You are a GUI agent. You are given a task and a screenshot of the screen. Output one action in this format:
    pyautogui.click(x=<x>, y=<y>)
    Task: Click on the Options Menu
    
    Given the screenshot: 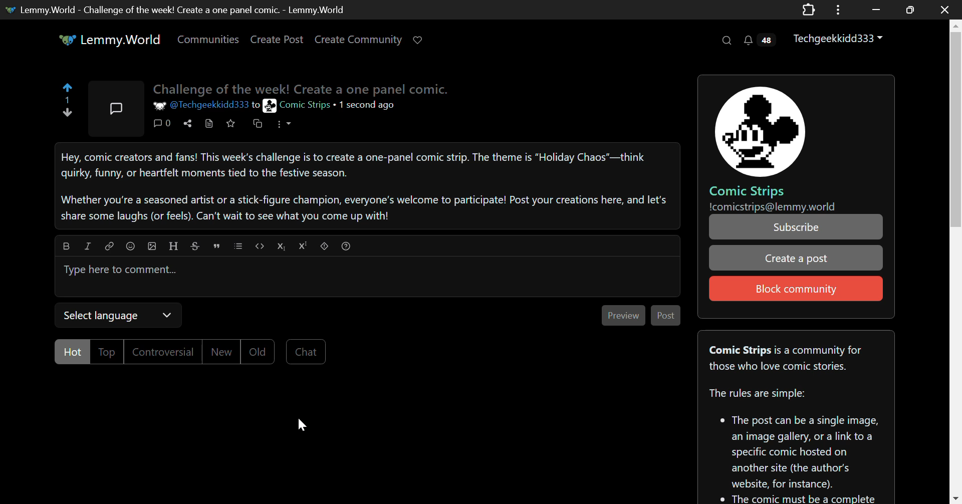 What is the action you would take?
    pyautogui.click(x=836, y=9)
    